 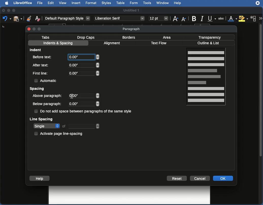 I want to click on Underline, so click(x=212, y=19).